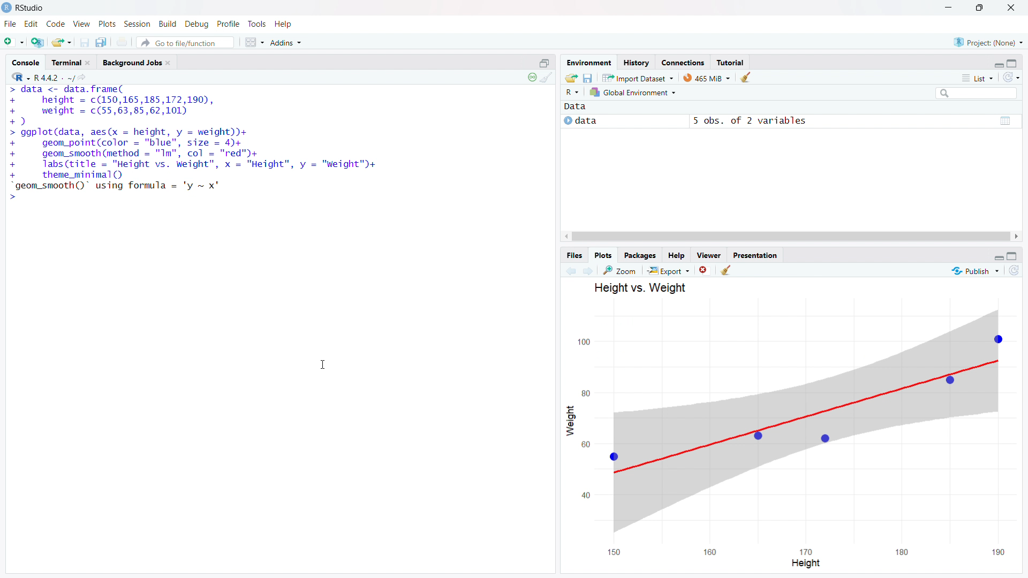 This screenshot has width=1028, height=578. Describe the element at coordinates (323, 365) in the screenshot. I see `cursor` at that location.